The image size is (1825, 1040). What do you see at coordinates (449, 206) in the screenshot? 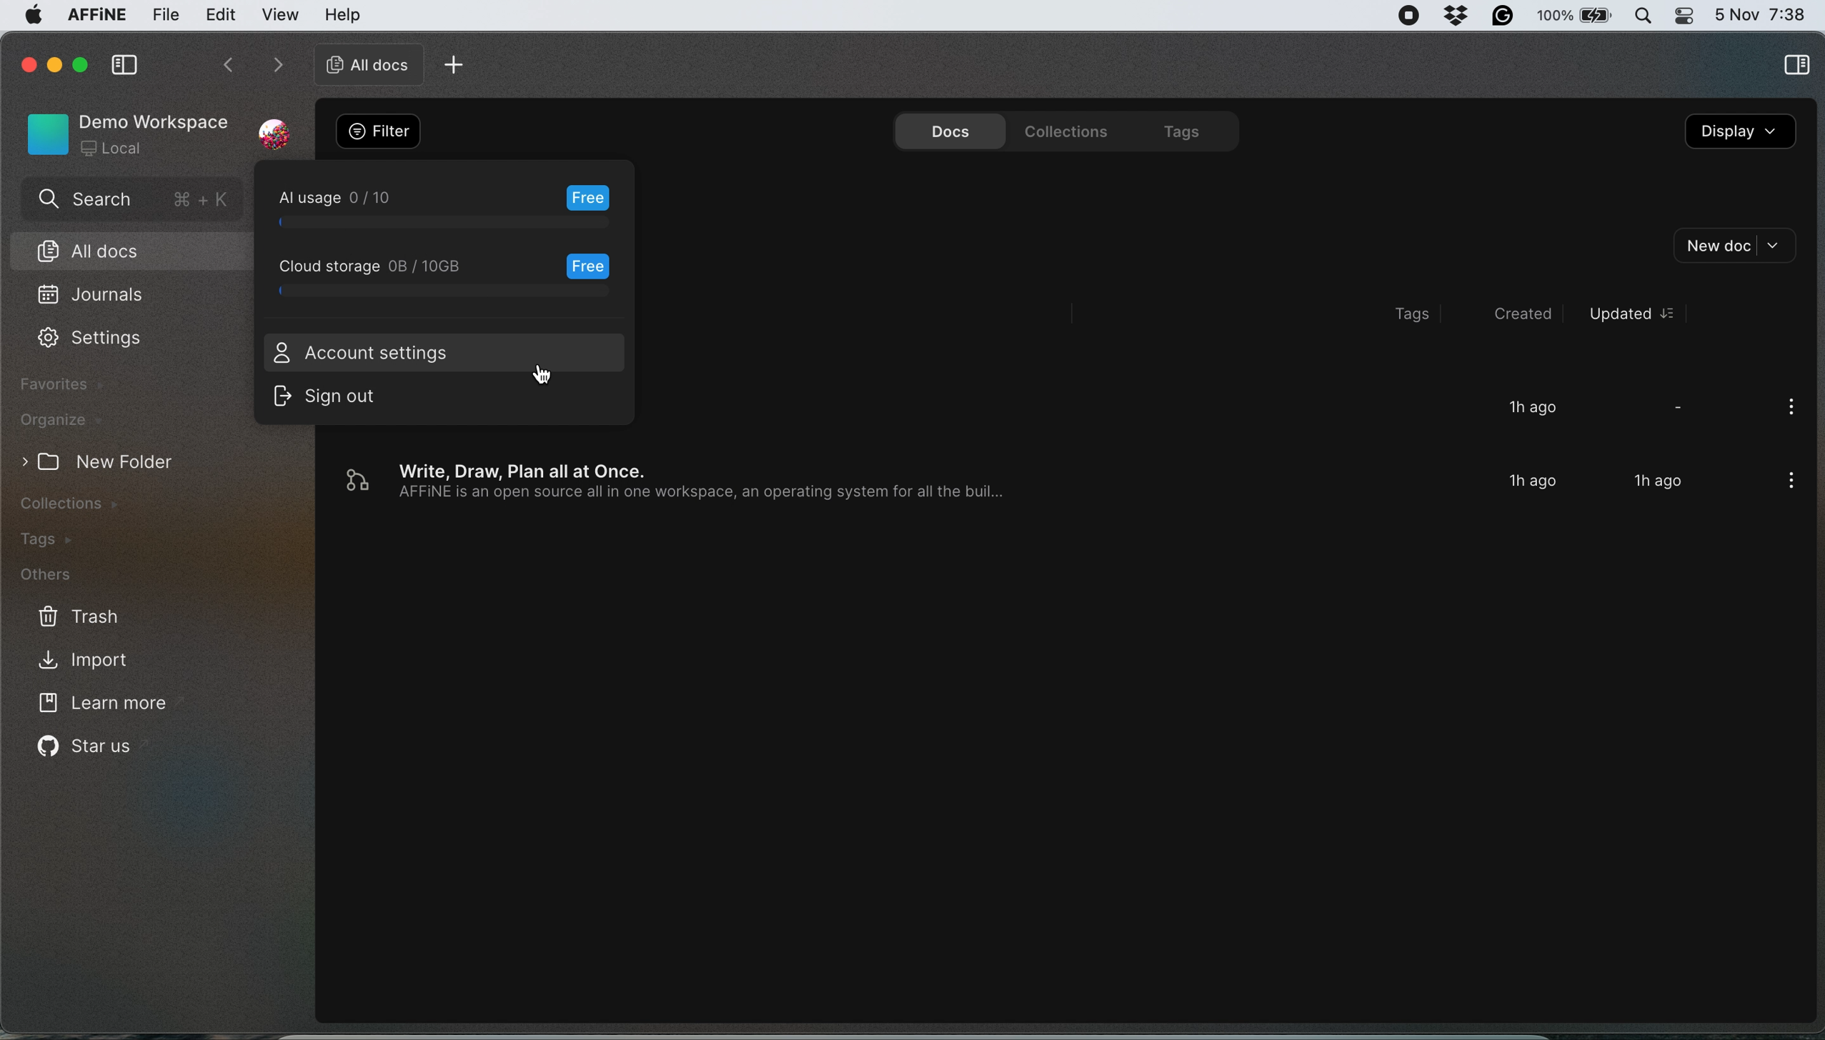
I see `ai usage` at bounding box center [449, 206].